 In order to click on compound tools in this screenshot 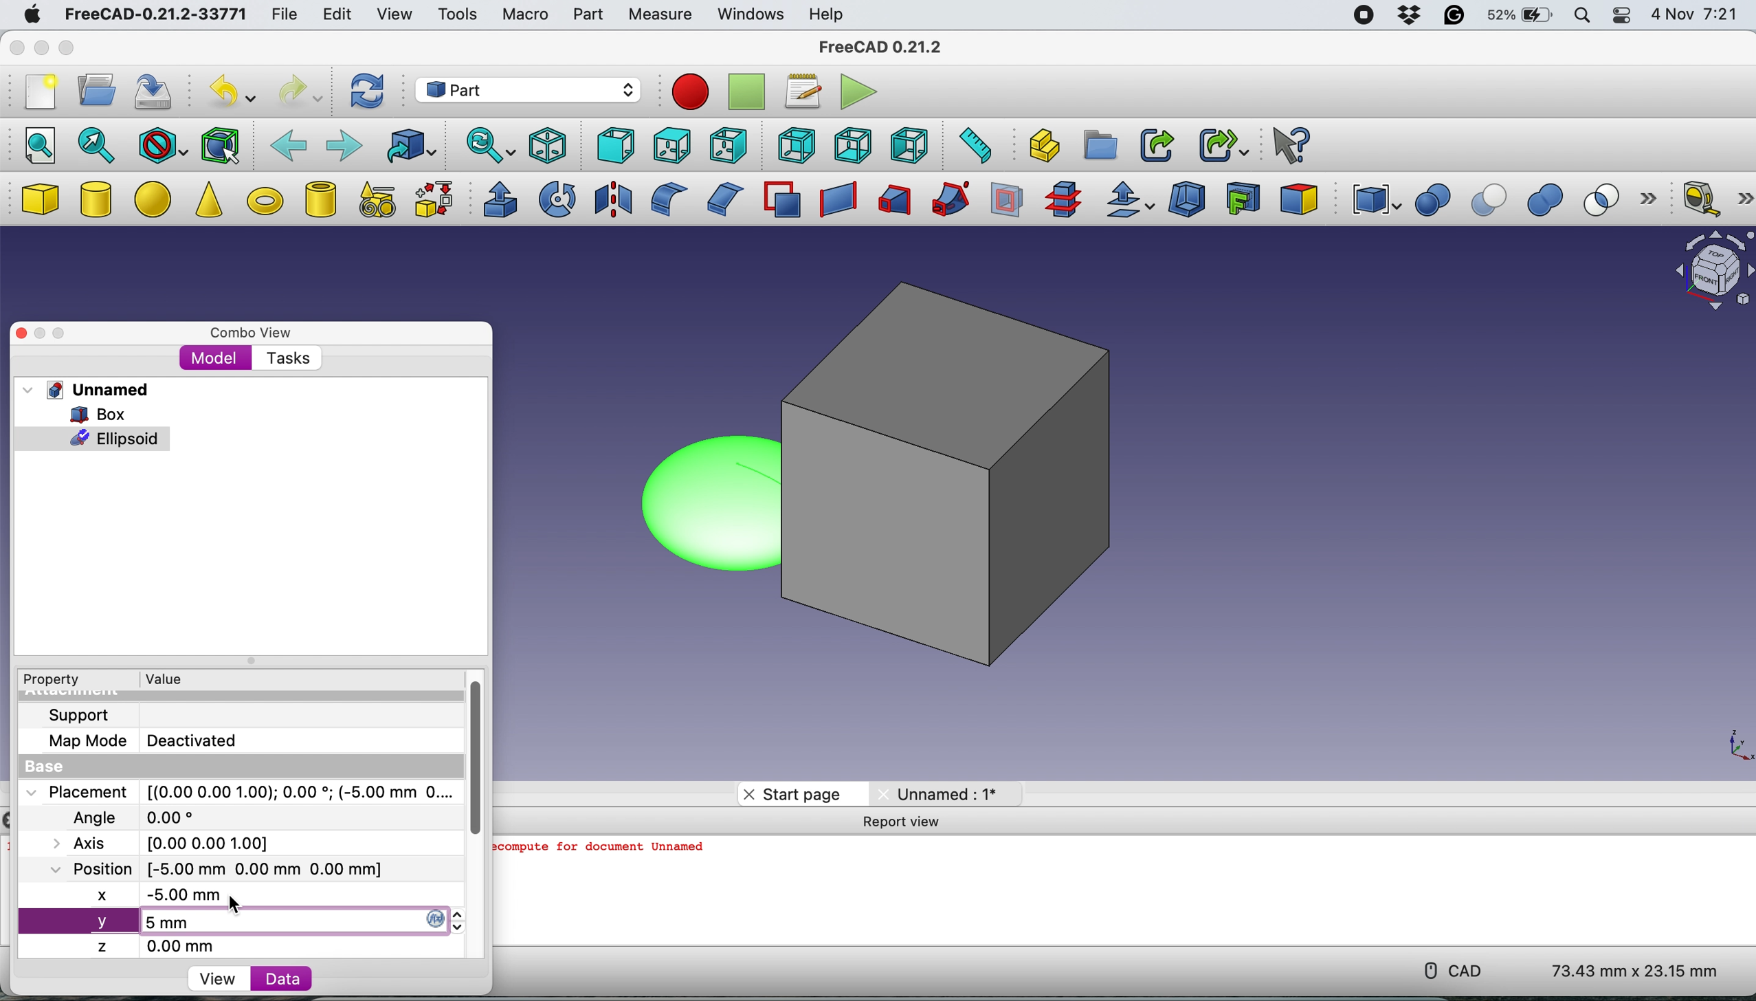, I will do `click(1373, 200)`.